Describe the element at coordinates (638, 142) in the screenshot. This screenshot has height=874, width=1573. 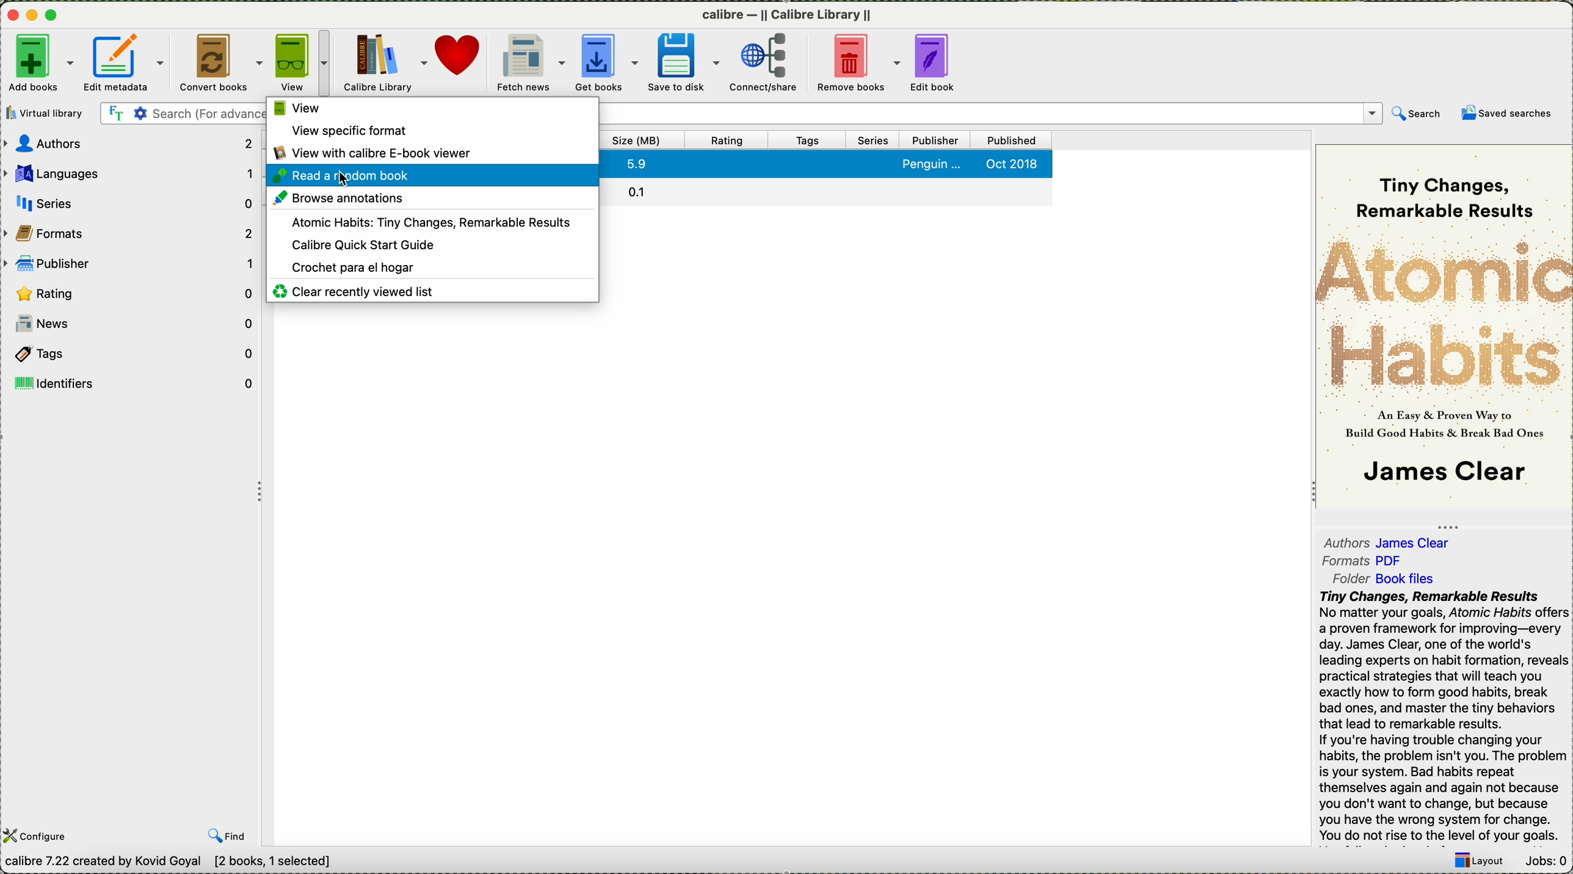
I see `size` at that location.